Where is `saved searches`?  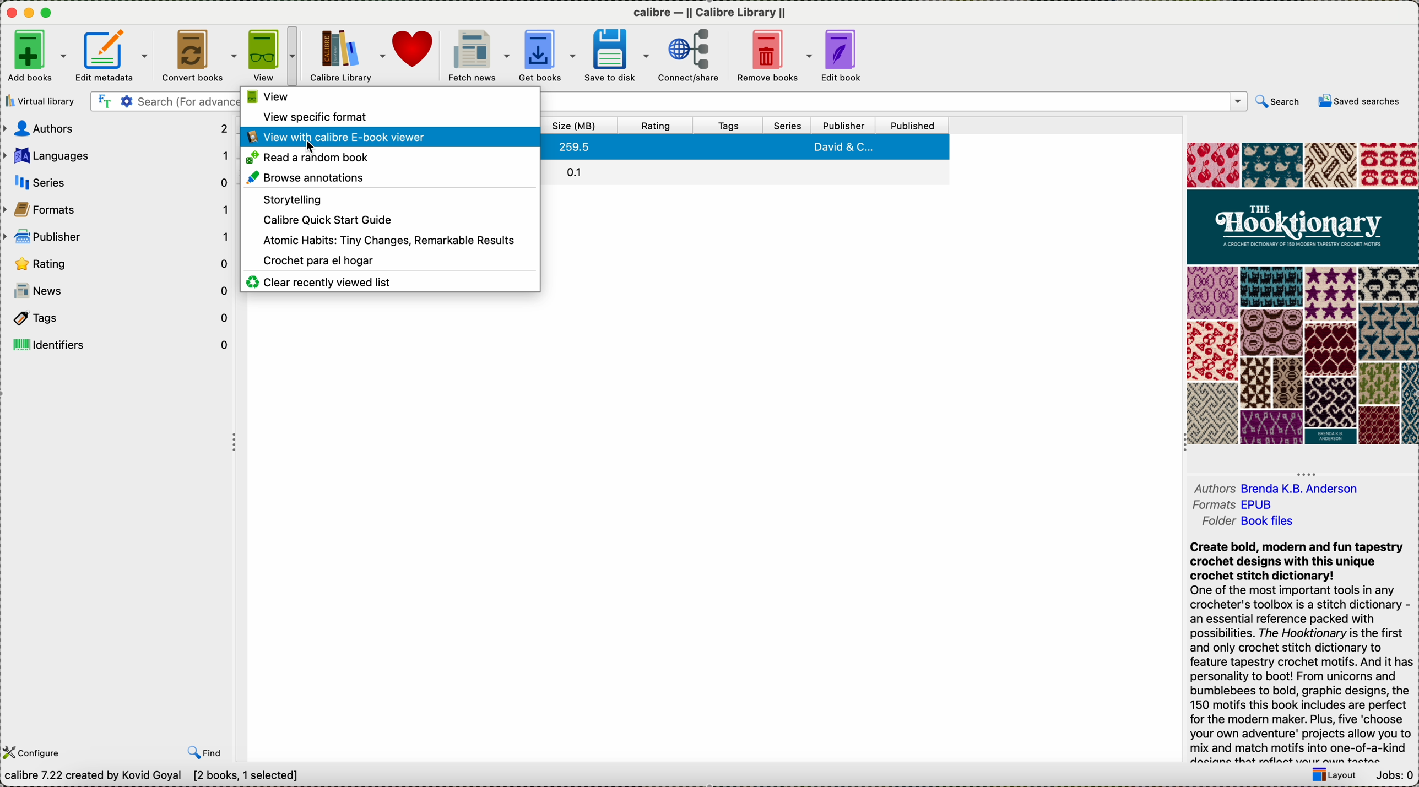 saved searches is located at coordinates (1358, 101).